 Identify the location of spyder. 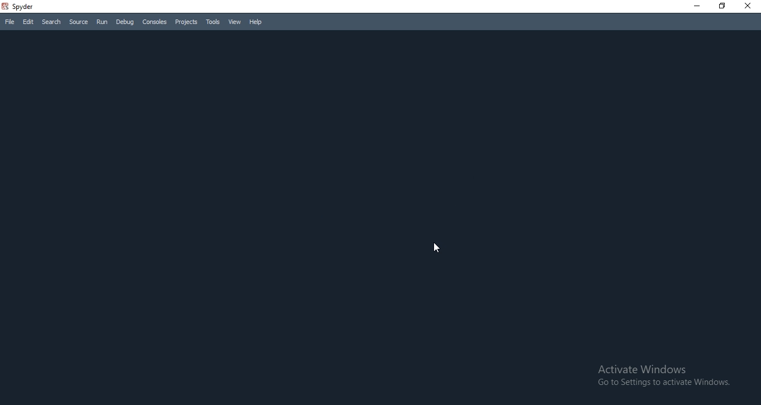
(26, 6).